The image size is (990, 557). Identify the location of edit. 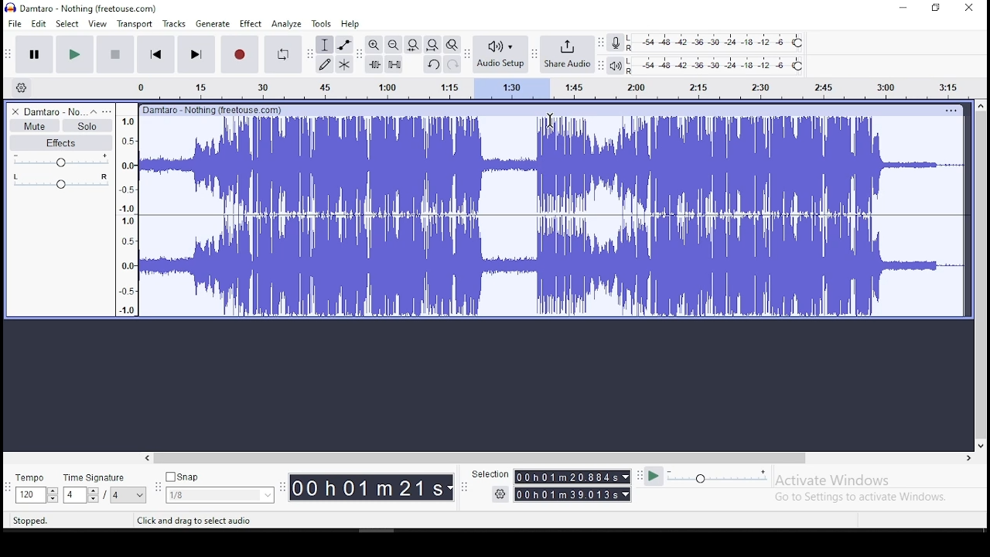
(39, 24).